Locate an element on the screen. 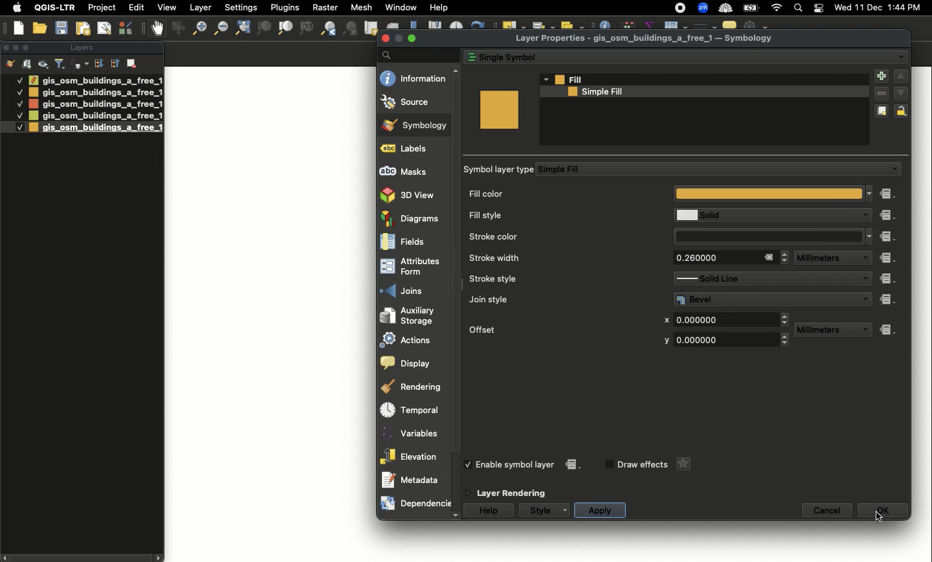  down is located at coordinates (456, 516).